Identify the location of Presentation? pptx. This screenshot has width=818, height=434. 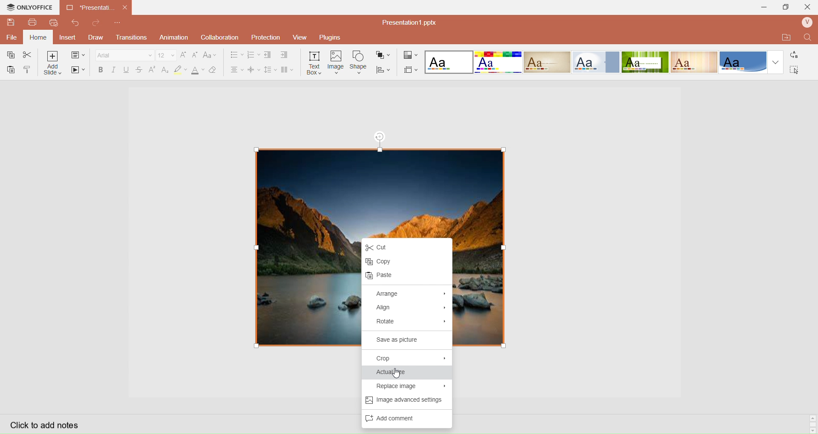
(409, 22).